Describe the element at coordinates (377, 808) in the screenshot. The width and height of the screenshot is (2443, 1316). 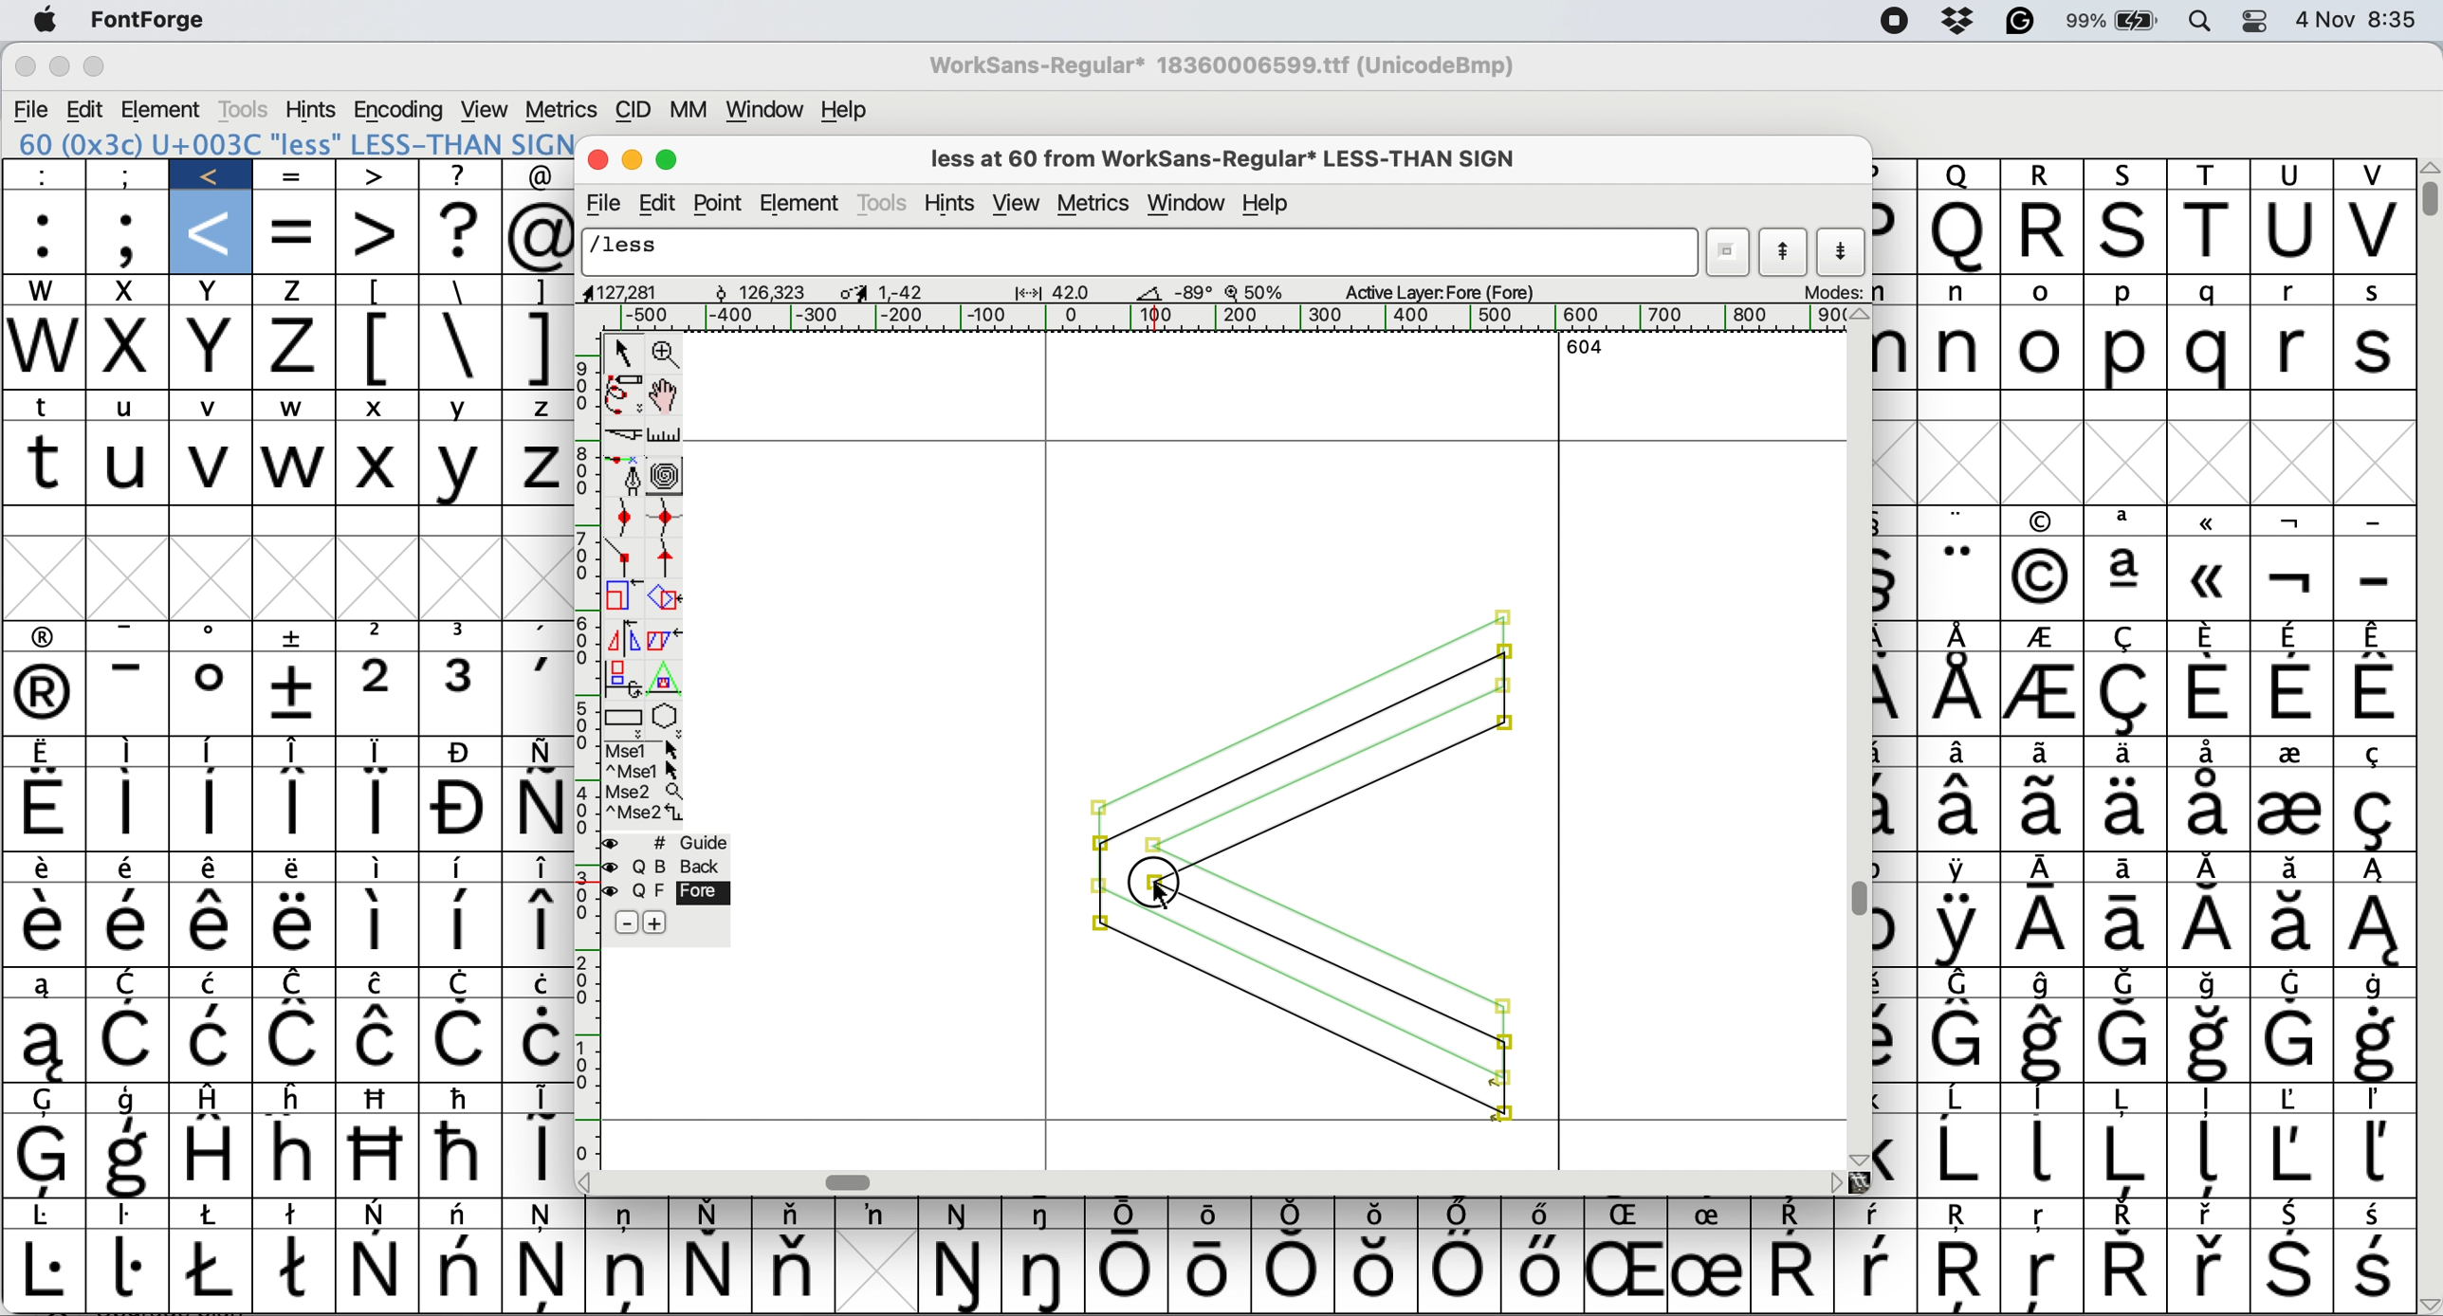
I see `Symbol` at that location.